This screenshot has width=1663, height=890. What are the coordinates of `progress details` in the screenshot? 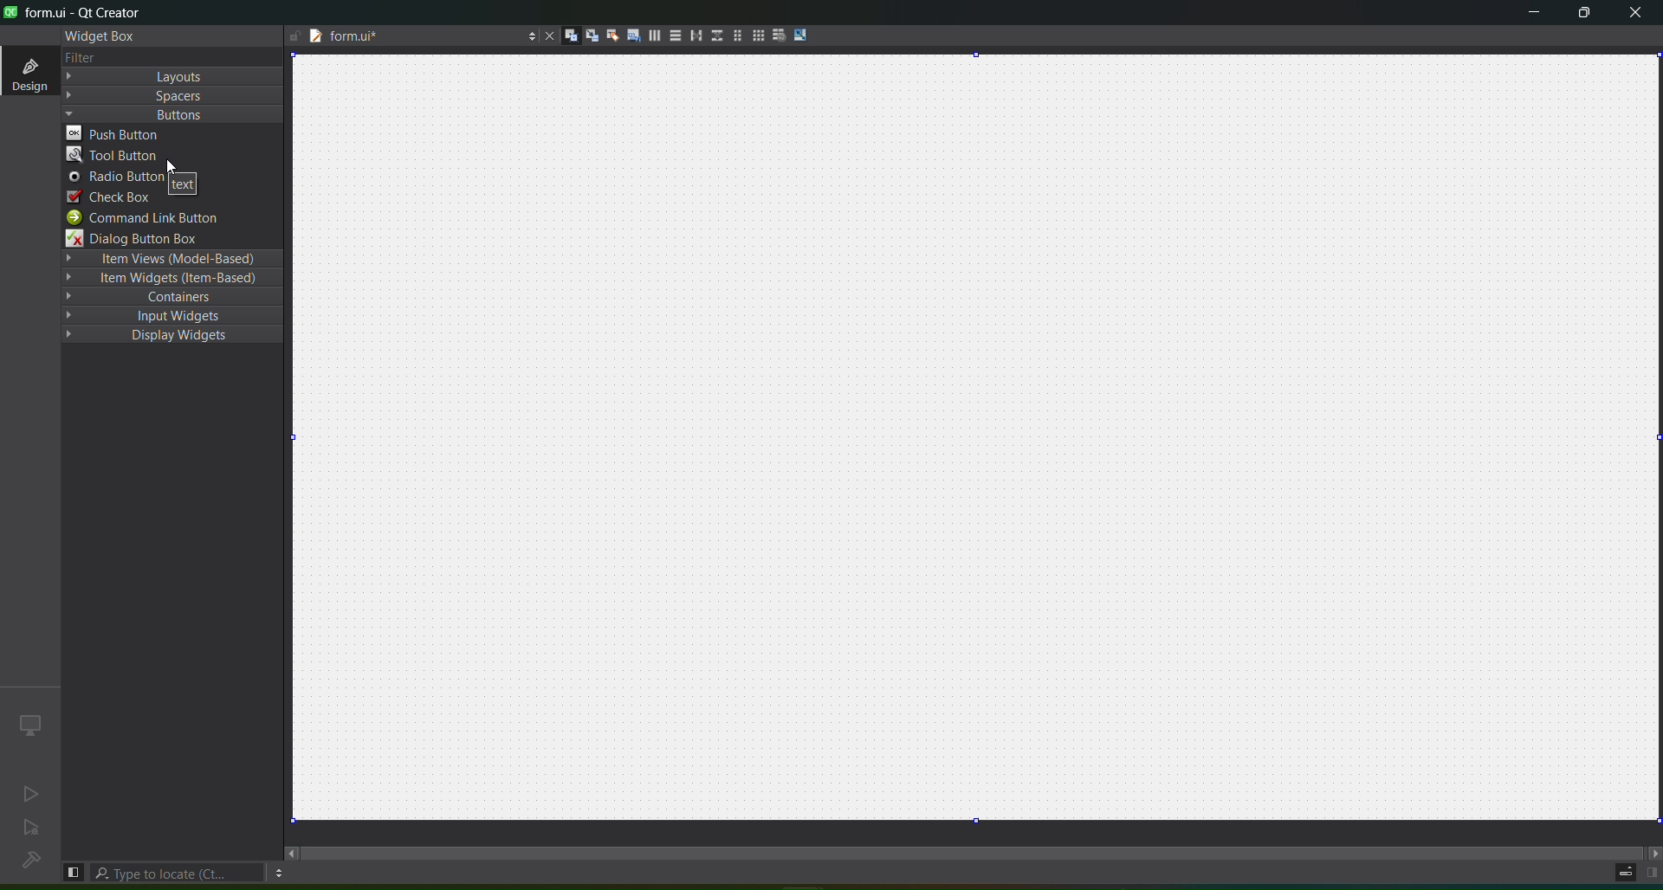 It's located at (1622, 874).